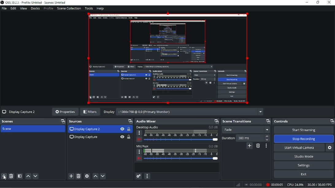 This screenshot has width=335, height=188. Describe the element at coordinates (20, 176) in the screenshot. I see `Open scene filters` at that location.